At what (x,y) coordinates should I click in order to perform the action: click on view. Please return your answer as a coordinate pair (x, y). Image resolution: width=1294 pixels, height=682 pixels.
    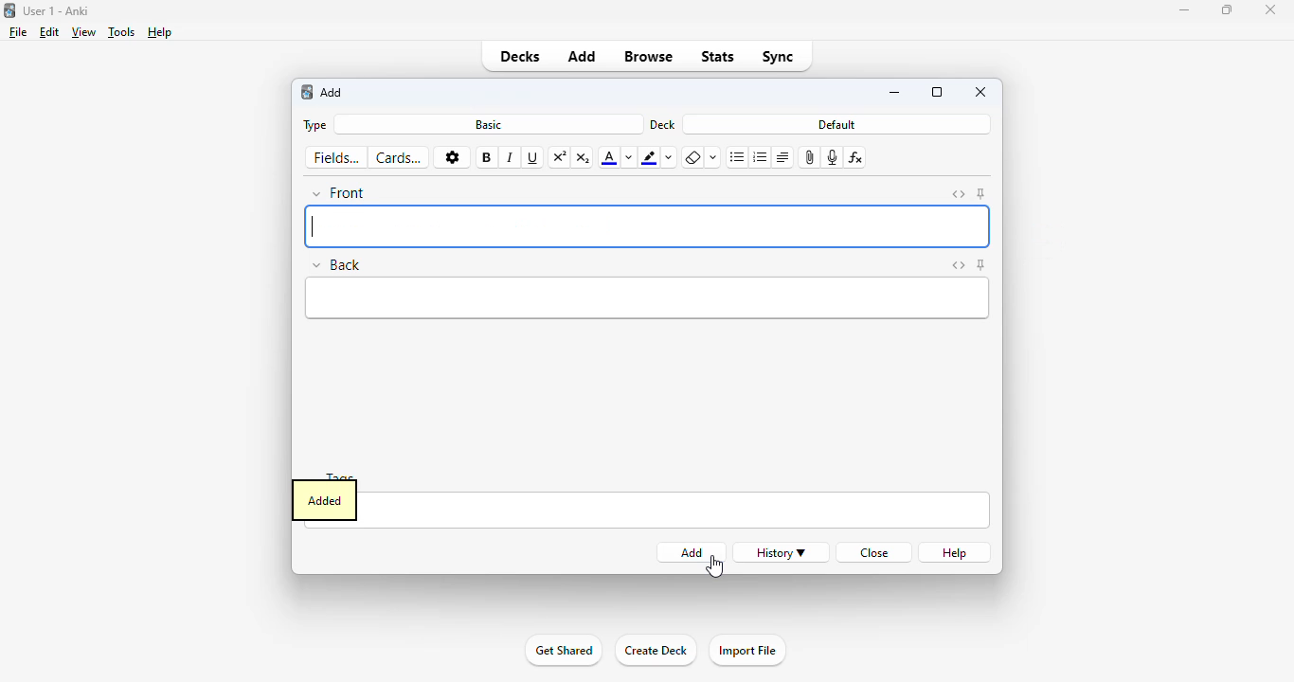
    Looking at the image, I should click on (84, 32).